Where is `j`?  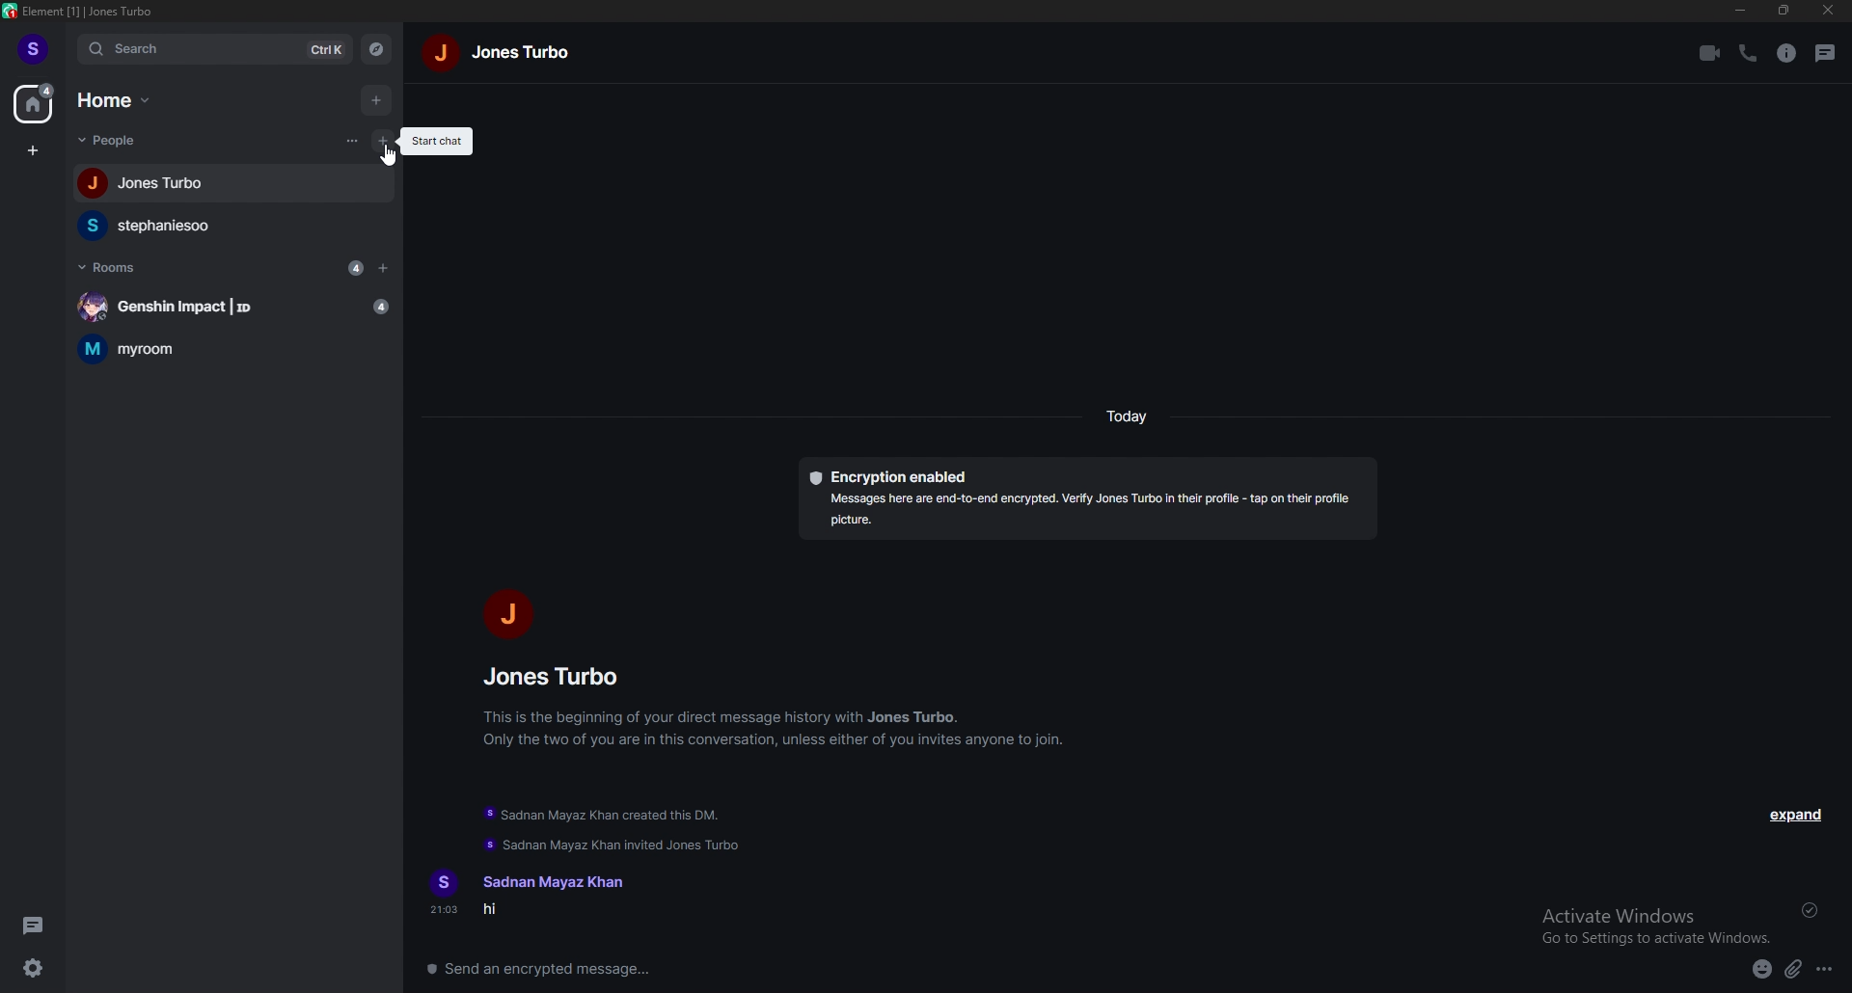
j is located at coordinates (444, 58).